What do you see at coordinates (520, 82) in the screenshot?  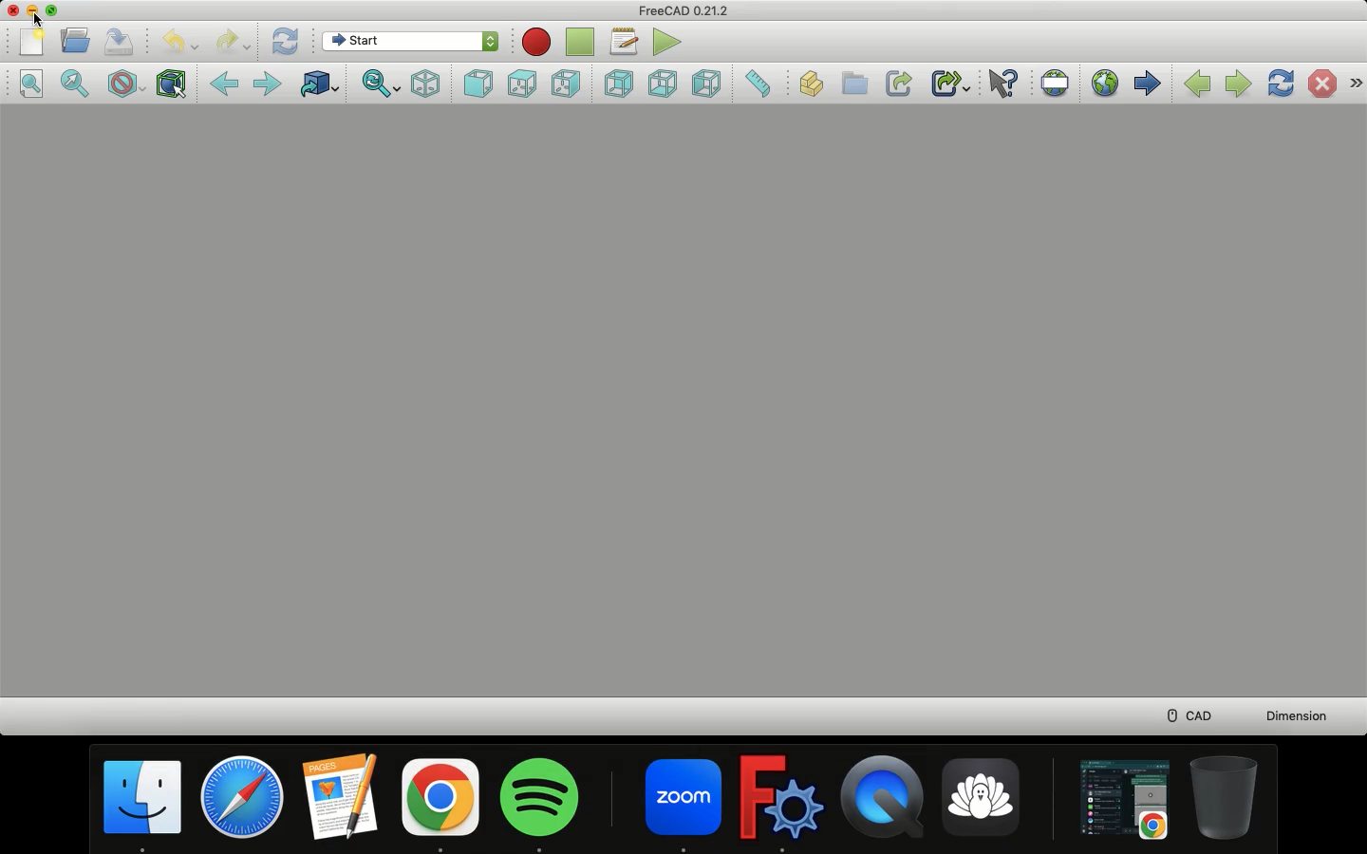 I see `Top` at bounding box center [520, 82].